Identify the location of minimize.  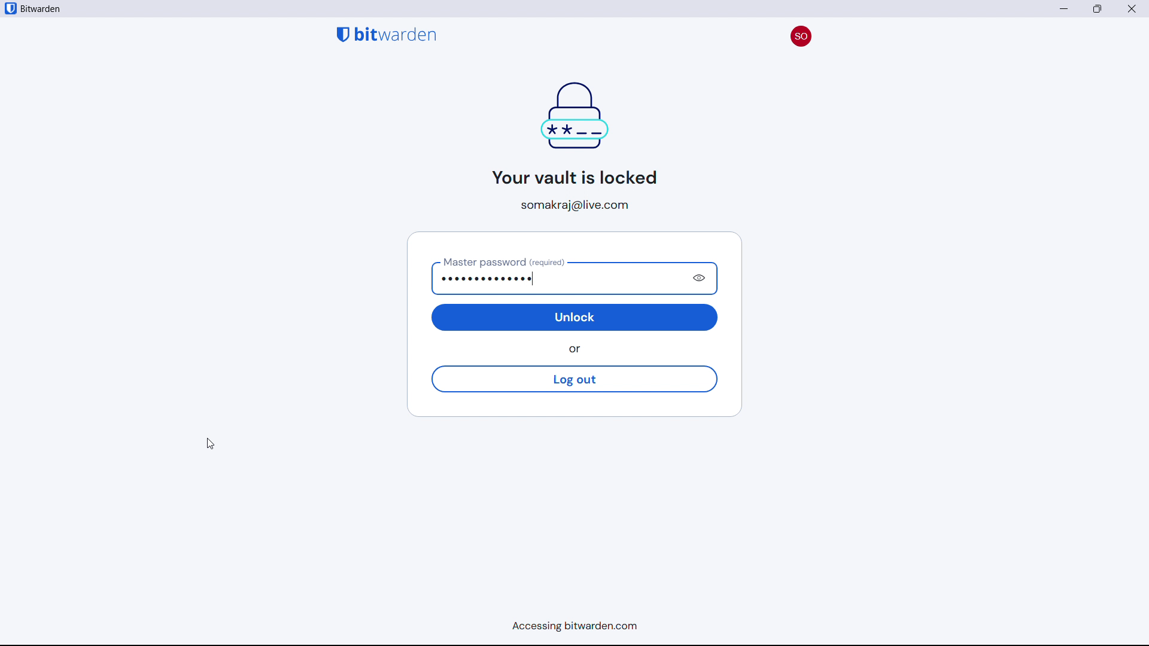
(1065, 8).